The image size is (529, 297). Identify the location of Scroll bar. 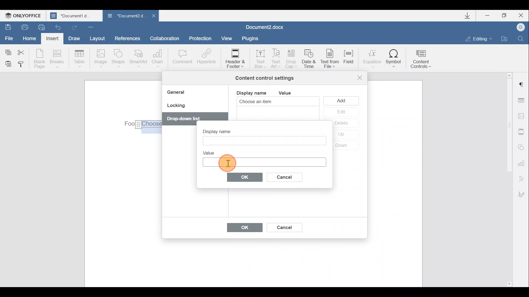
(508, 179).